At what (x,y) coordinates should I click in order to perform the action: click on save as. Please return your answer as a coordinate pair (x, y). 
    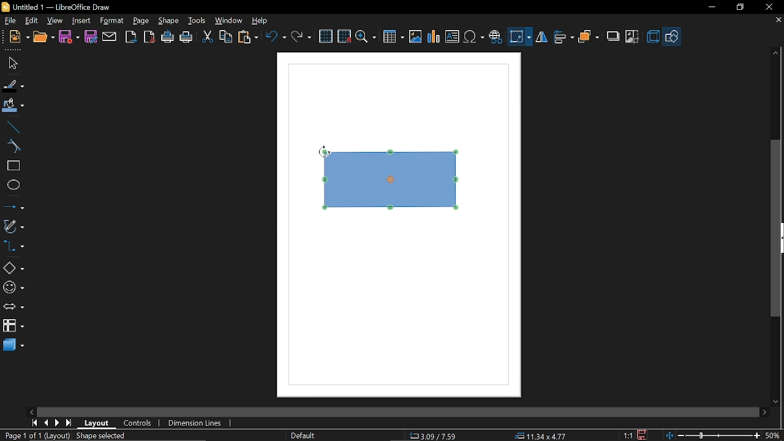
    Looking at the image, I should click on (91, 37).